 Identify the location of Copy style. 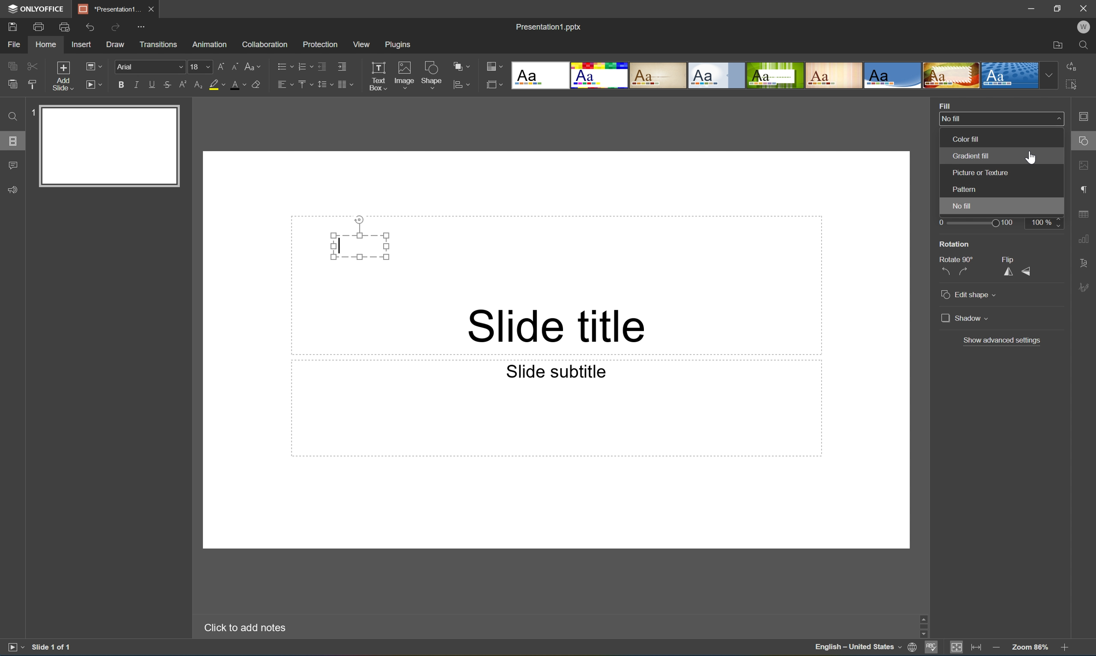
(32, 84).